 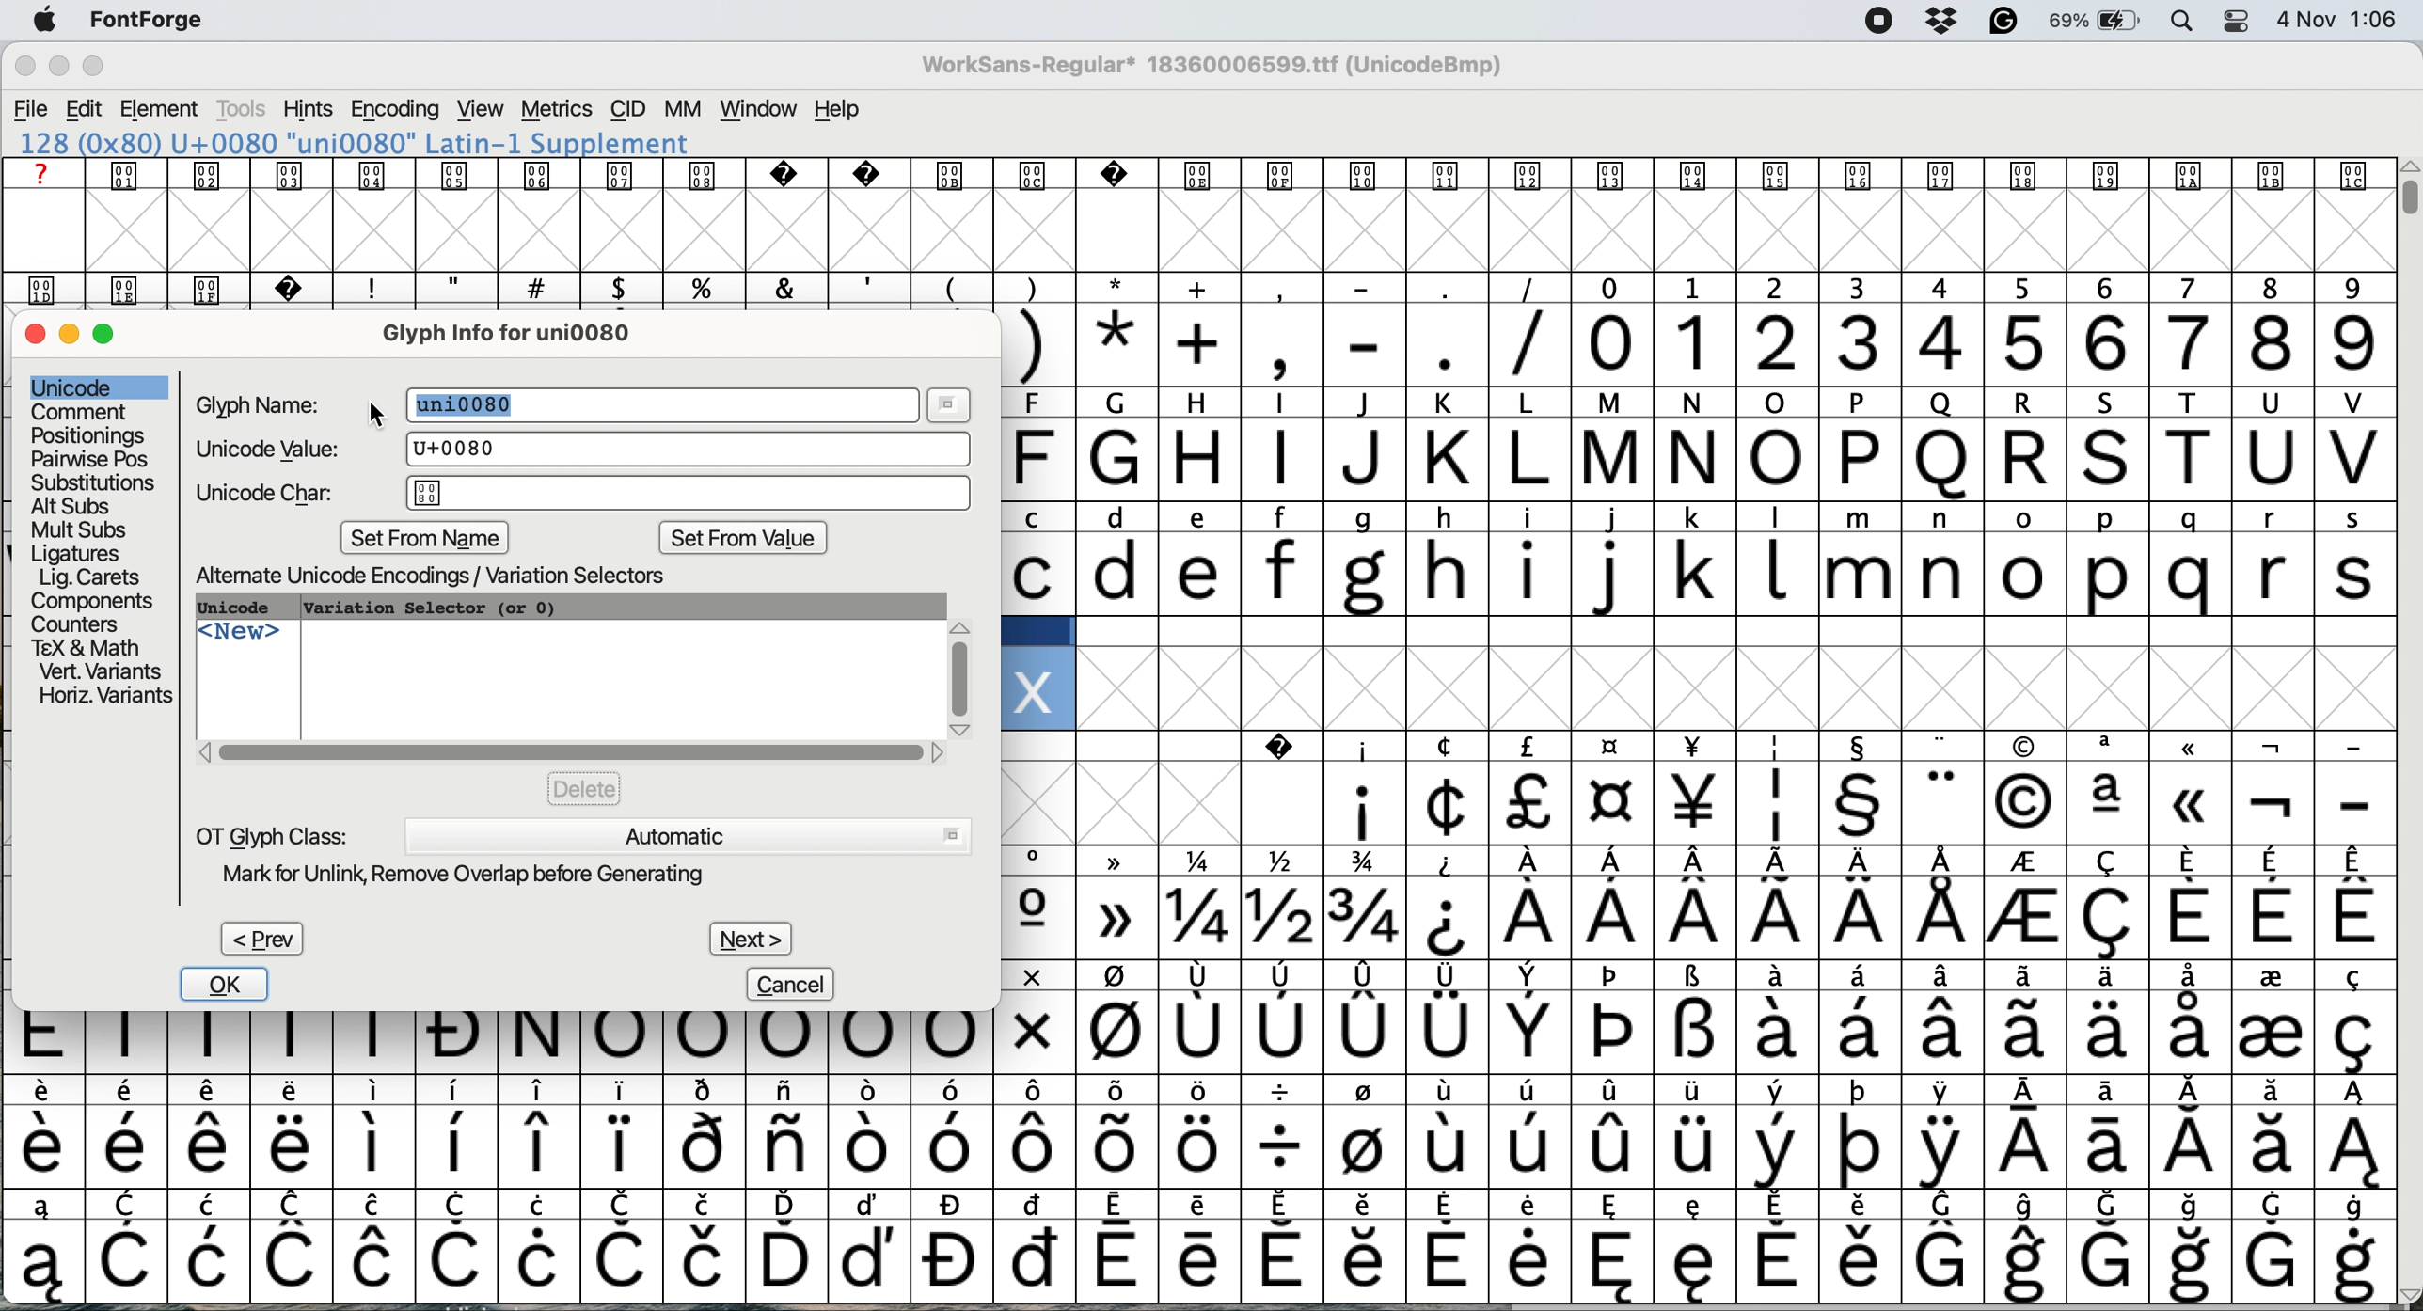 What do you see at coordinates (2232, 20) in the screenshot?
I see `control center` at bounding box center [2232, 20].